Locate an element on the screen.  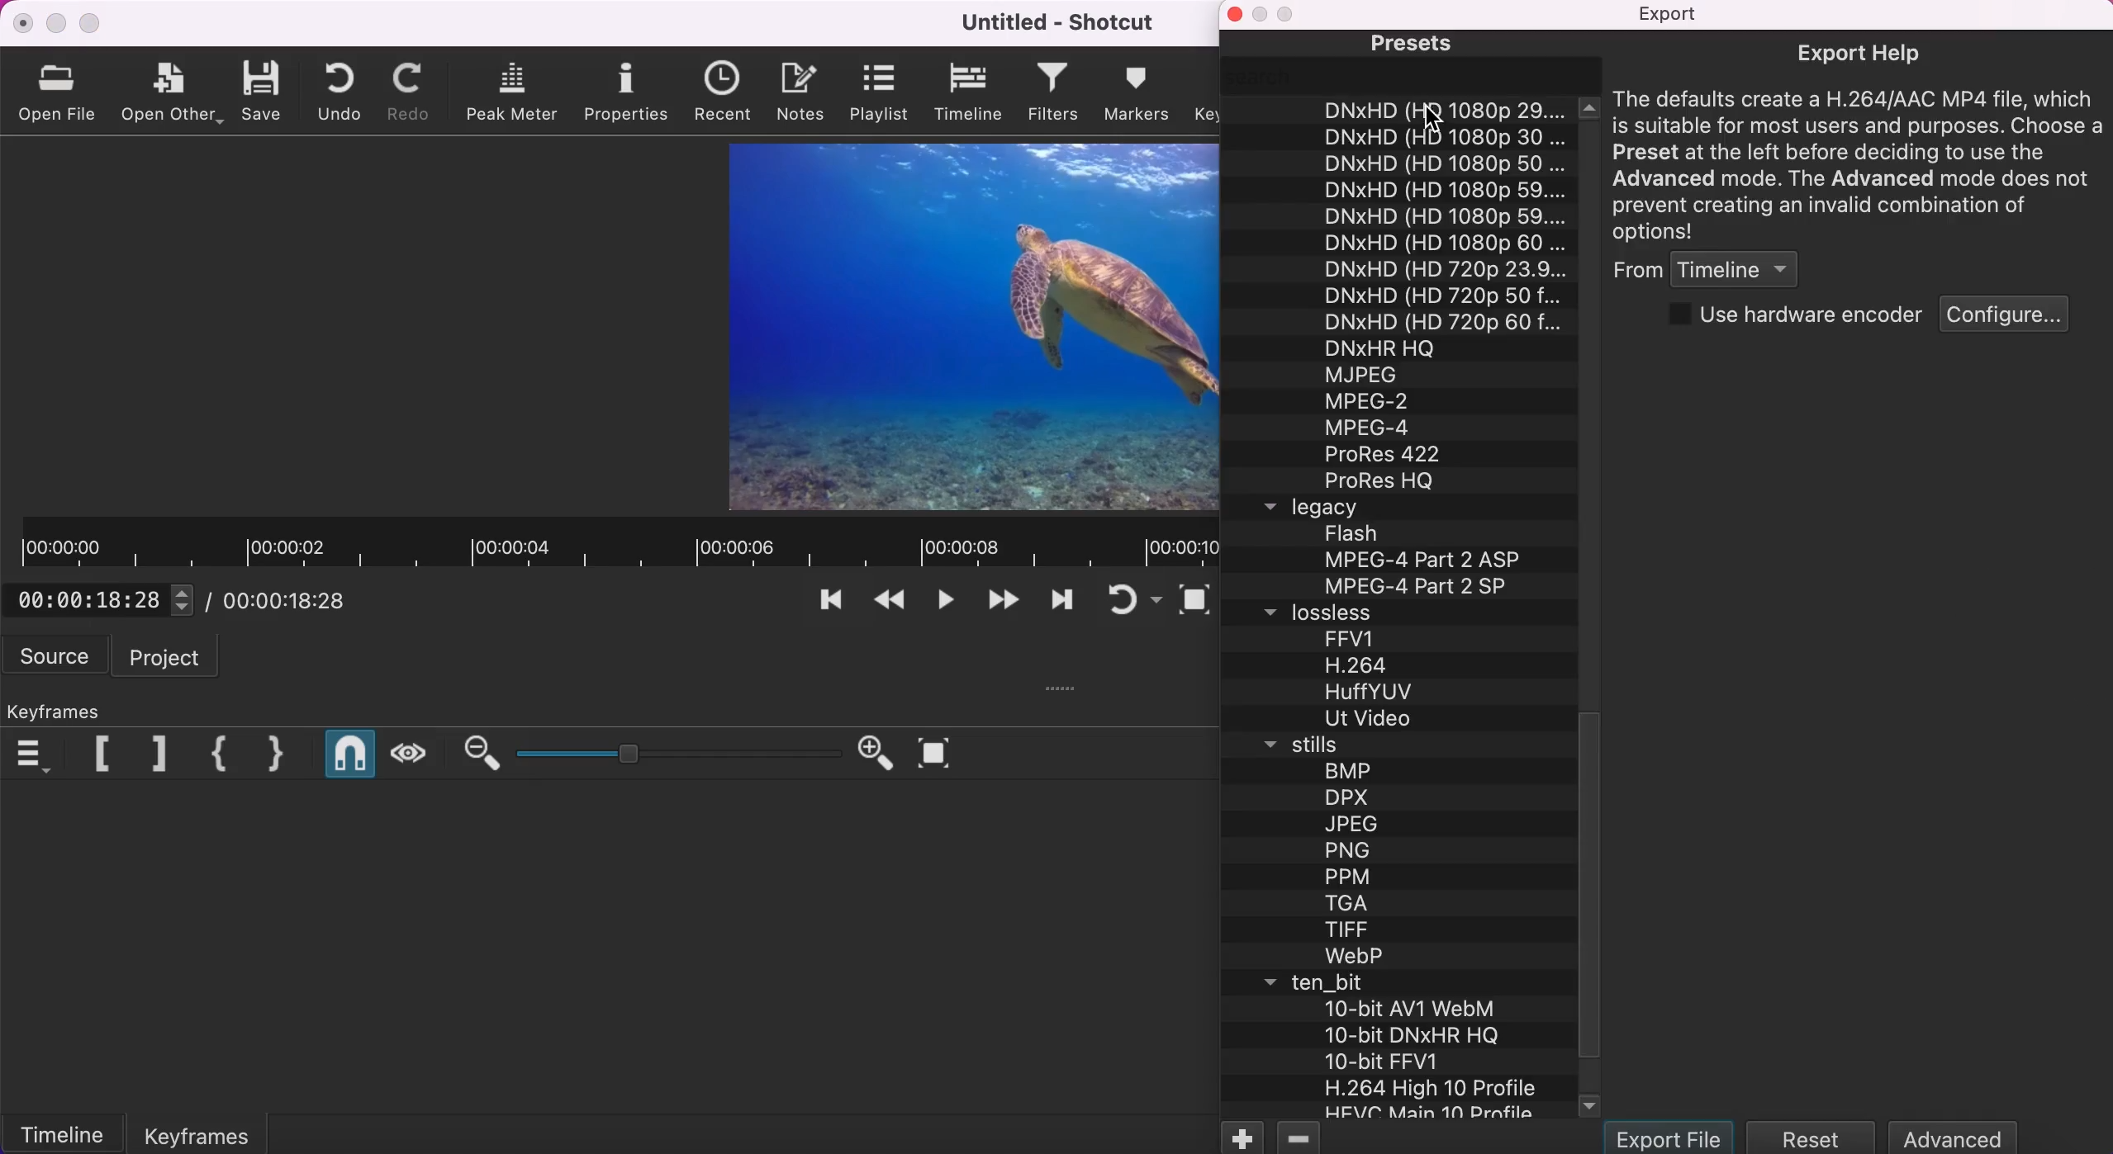
clip/display screen is located at coordinates (975, 327).